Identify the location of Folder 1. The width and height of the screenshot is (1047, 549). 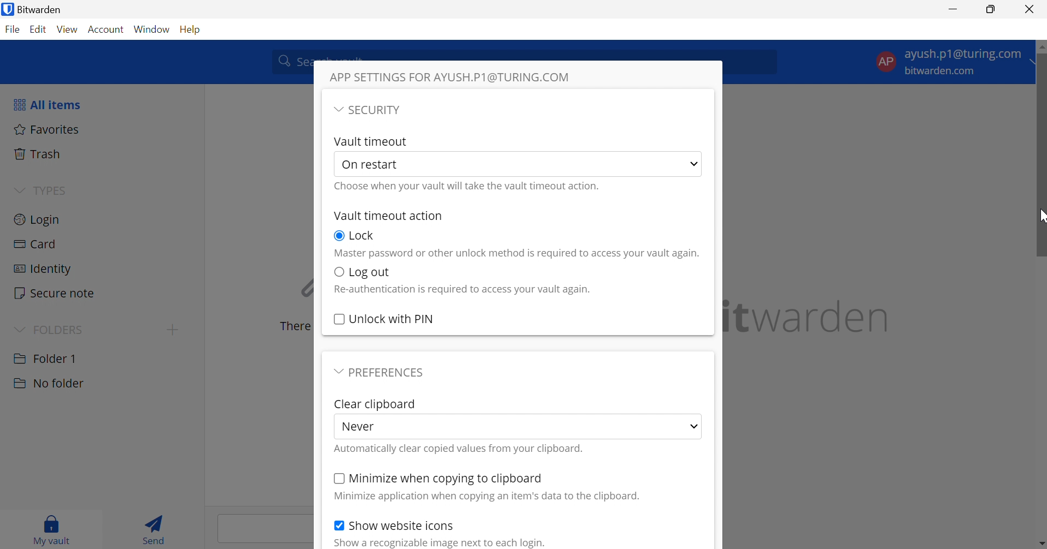
(45, 357).